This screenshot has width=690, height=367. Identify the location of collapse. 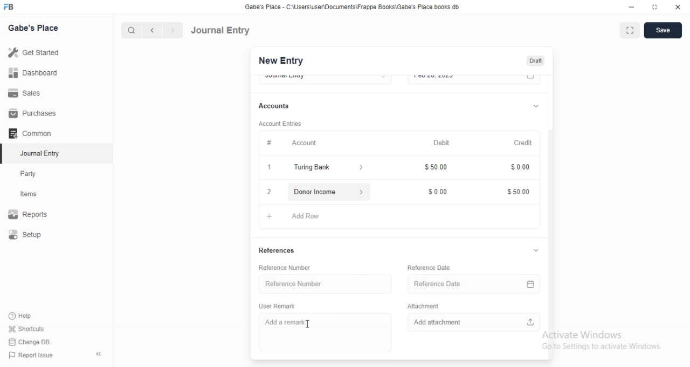
(536, 251).